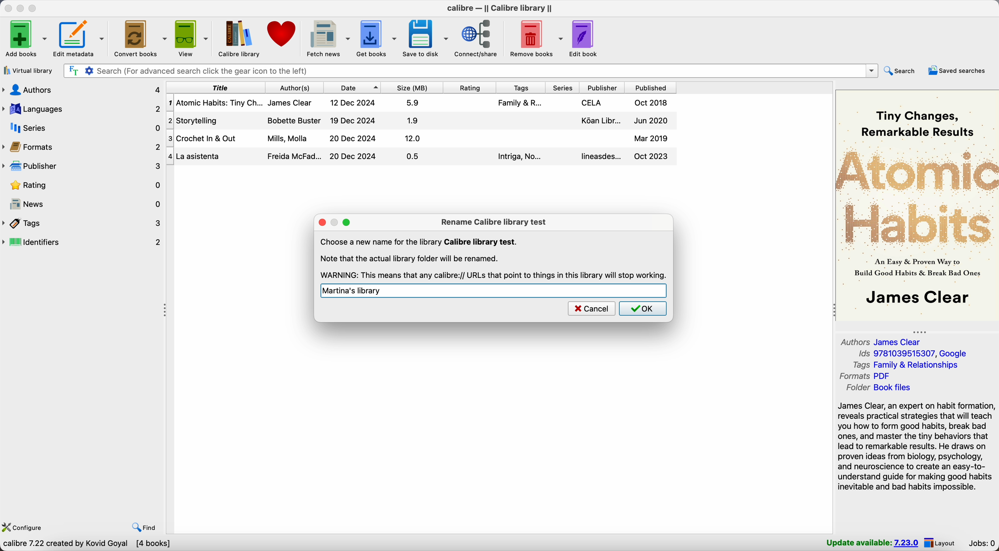 The image size is (999, 551). Describe the element at coordinates (140, 38) in the screenshot. I see `convert books` at that location.